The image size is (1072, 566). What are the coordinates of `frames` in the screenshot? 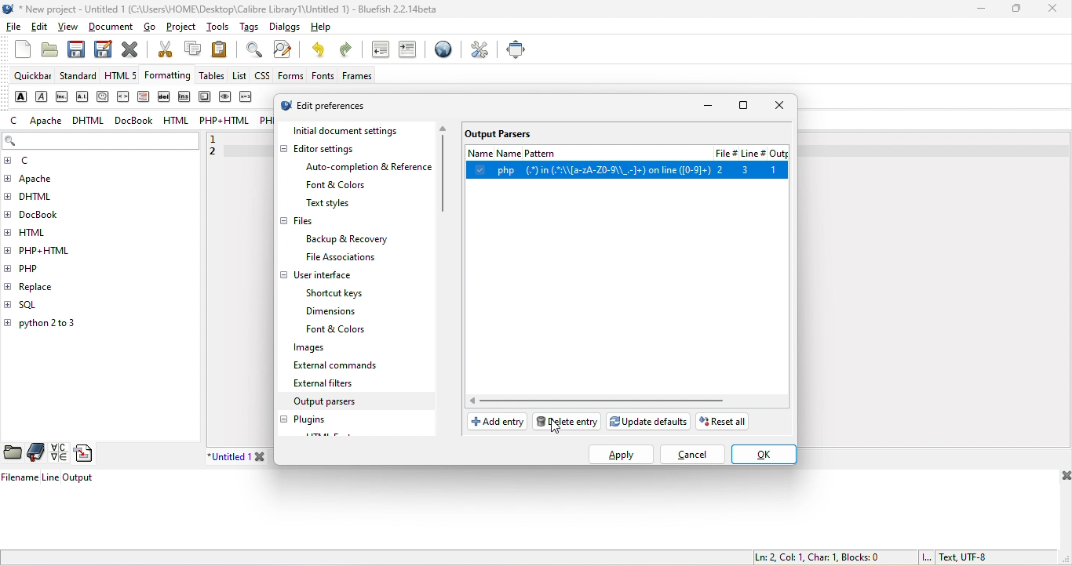 It's located at (358, 77).